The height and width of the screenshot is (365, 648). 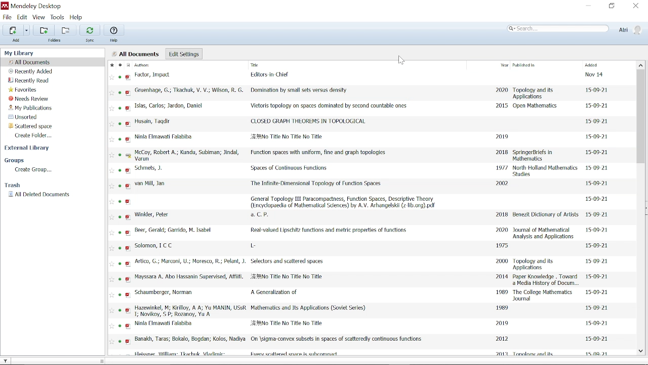 What do you see at coordinates (558, 29) in the screenshot?
I see `Search` at bounding box center [558, 29].